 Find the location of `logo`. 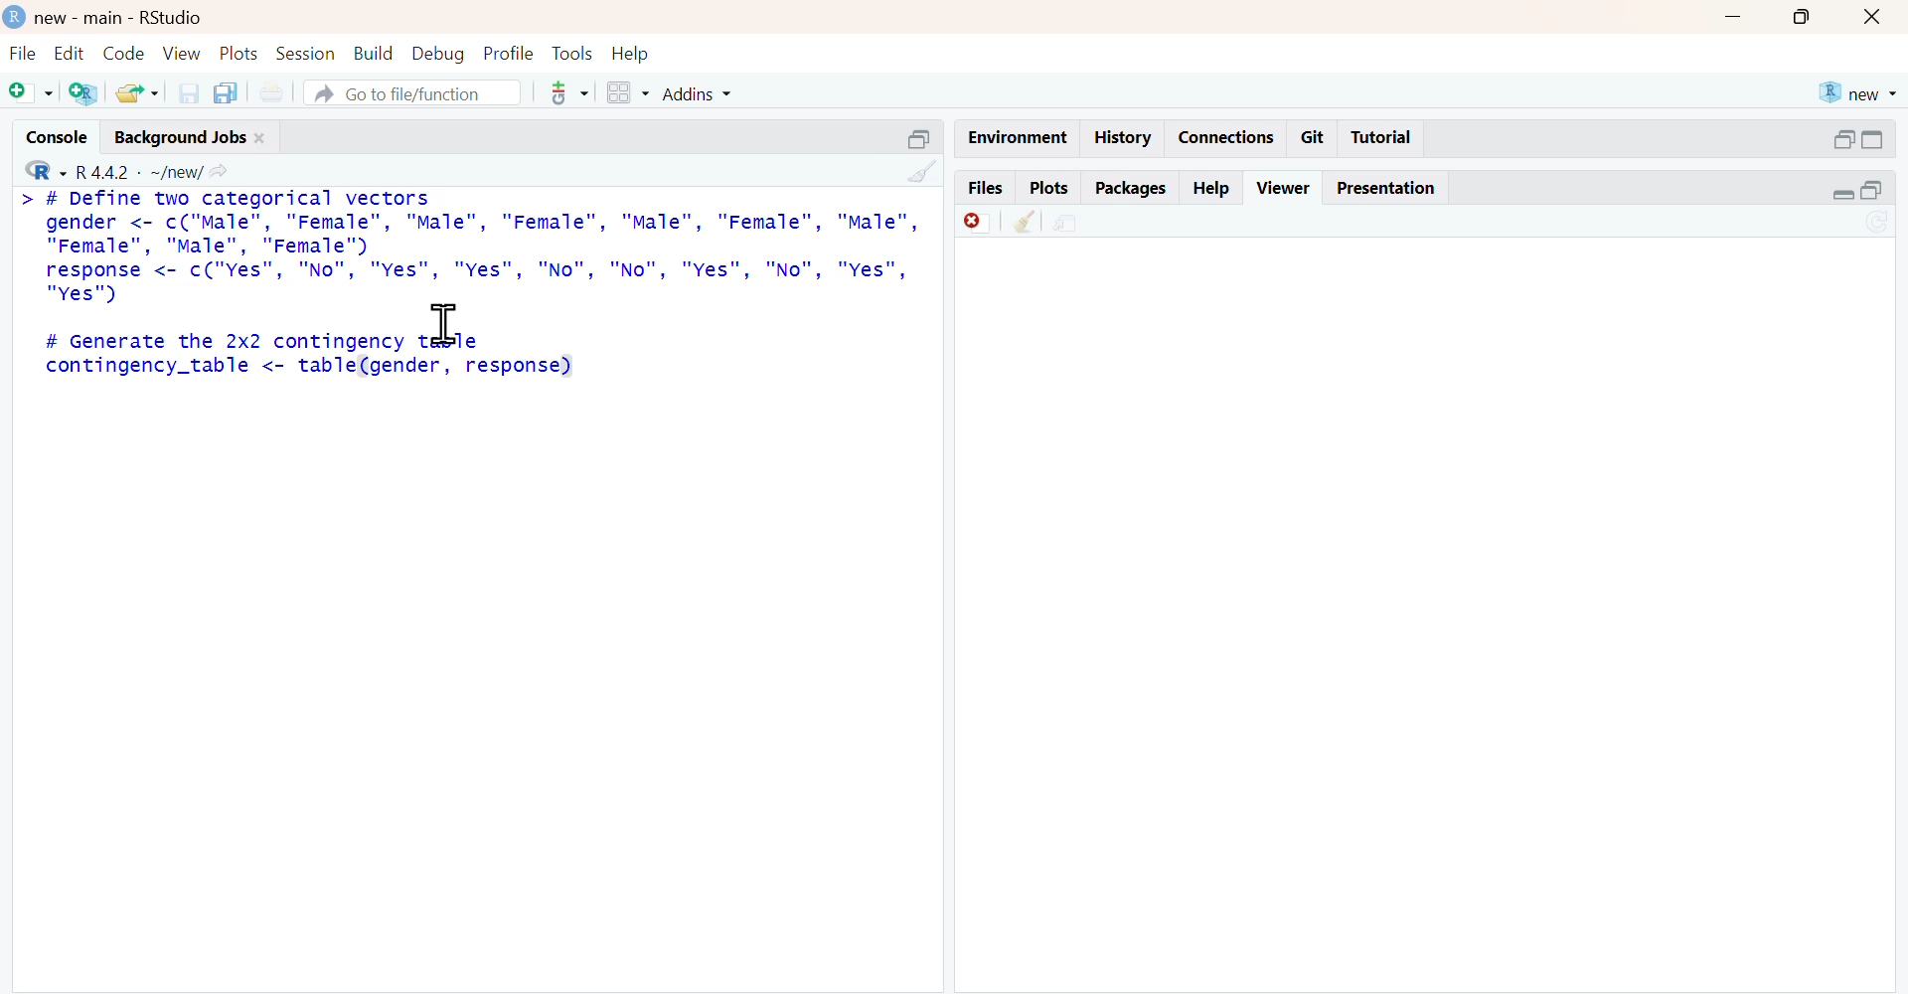

logo is located at coordinates (17, 16).